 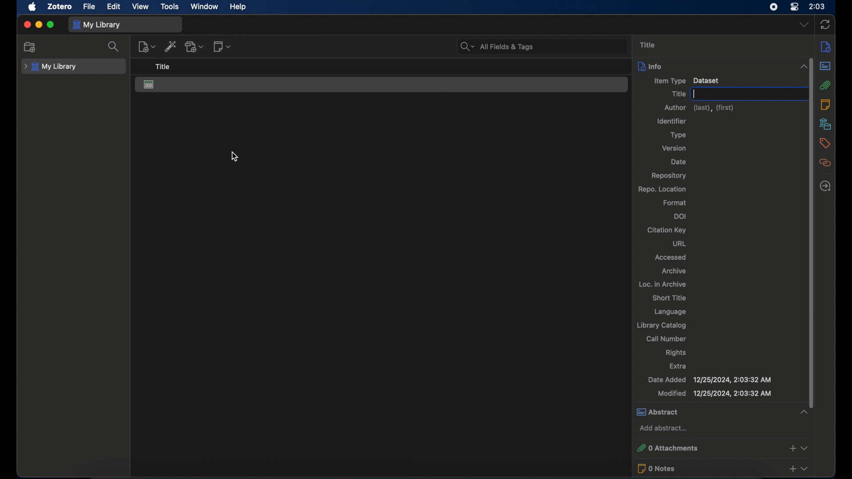 What do you see at coordinates (98, 25) in the screenshot?
I see `my library` at bounding box center [98, 25].